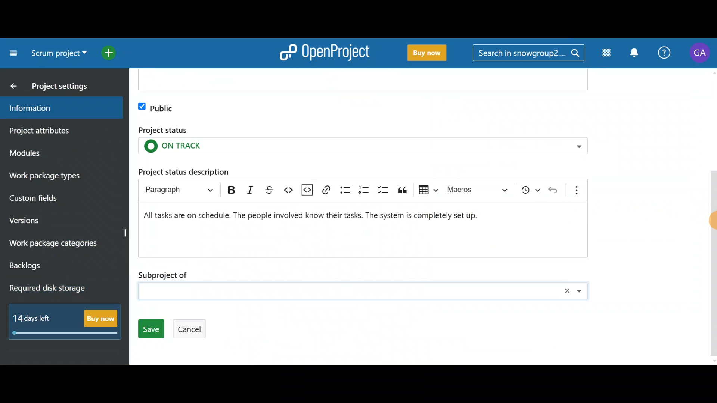 This screenshot has width=717, height=403. What do you see at coordinates (57, 197) in the screenshot?
I see `Custom fields` at bounding box center [57, 197].